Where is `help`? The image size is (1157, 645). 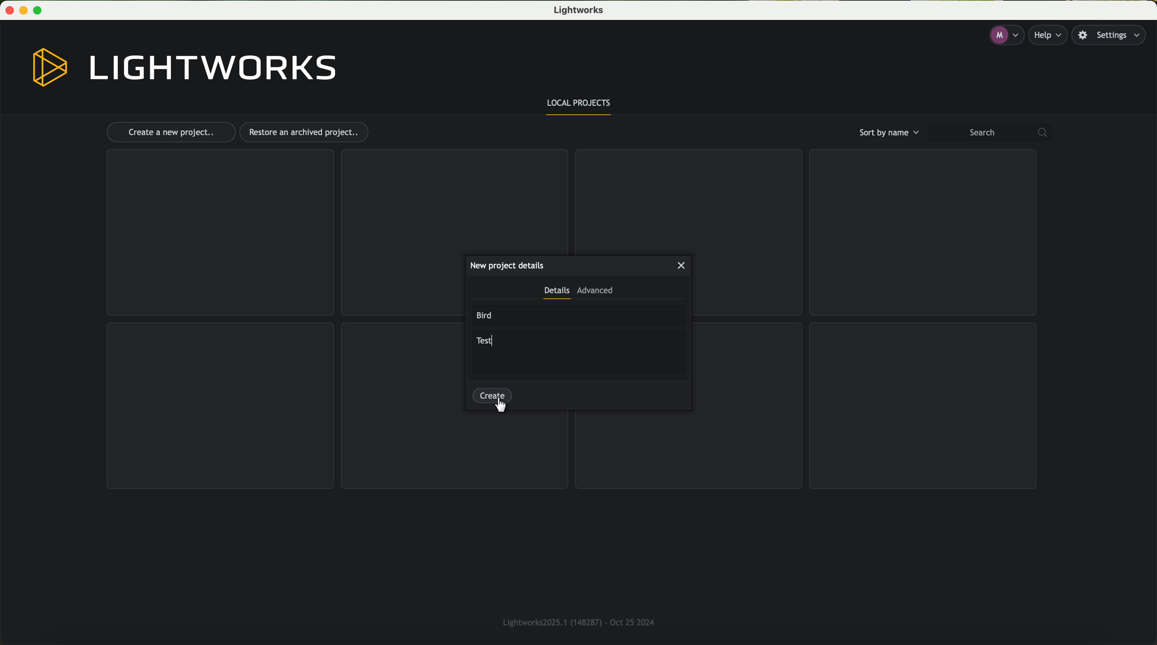 help is located at coordinates (1051, 35).